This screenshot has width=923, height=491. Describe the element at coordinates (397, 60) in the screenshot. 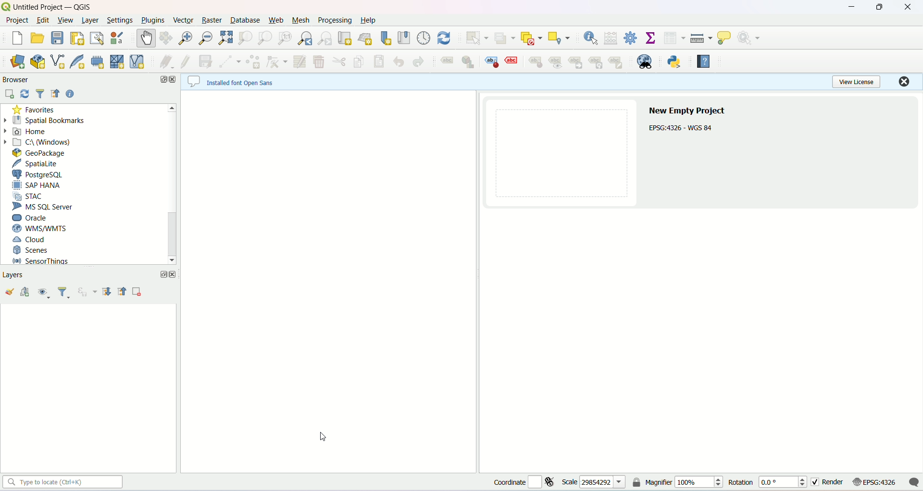

I see `undo` at that location.